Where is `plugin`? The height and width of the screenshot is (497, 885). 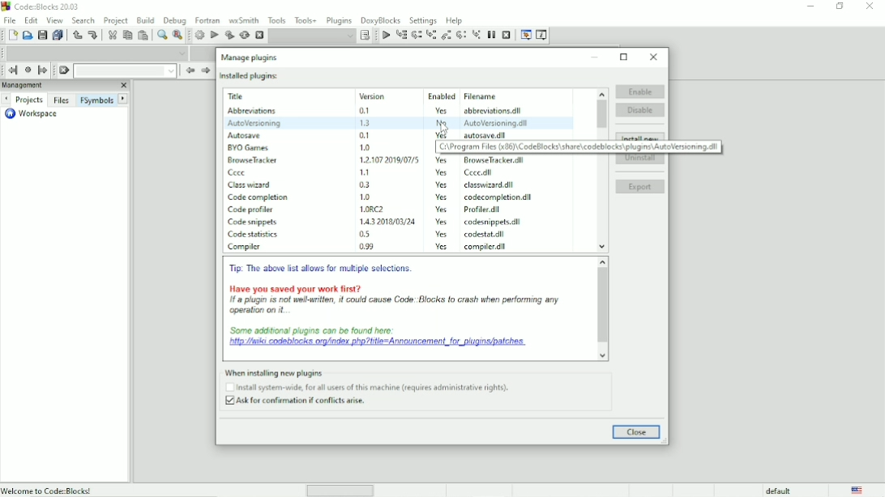 plugin is located at coordinates (254, 111).